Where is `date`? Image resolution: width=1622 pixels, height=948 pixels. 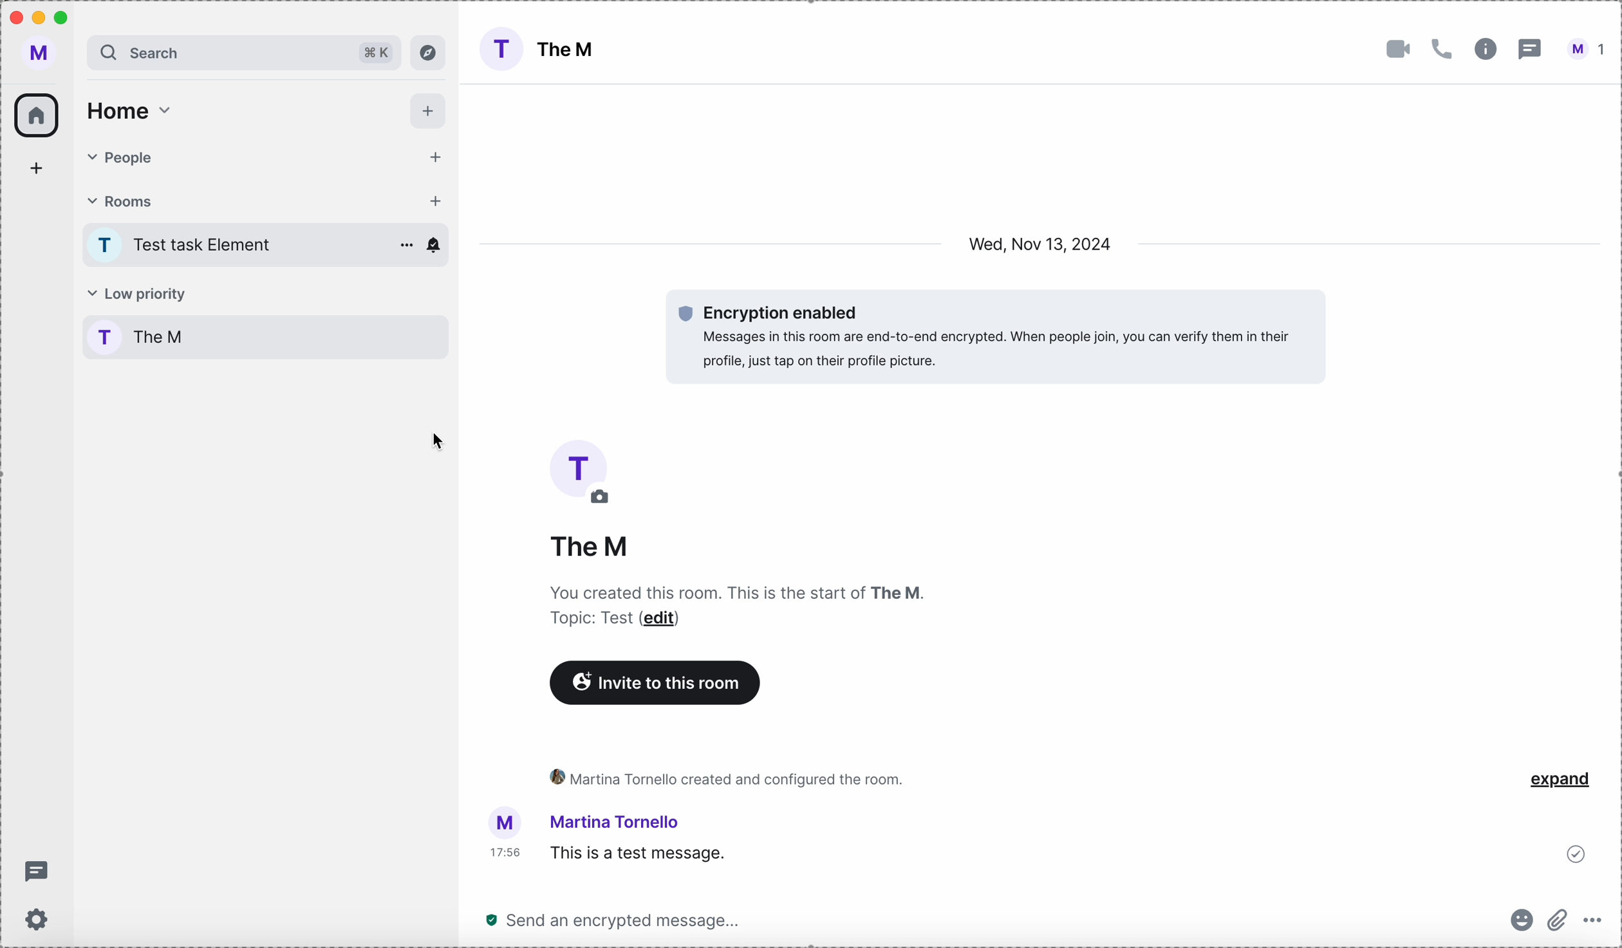 date is located at coordinates (1042, 243).